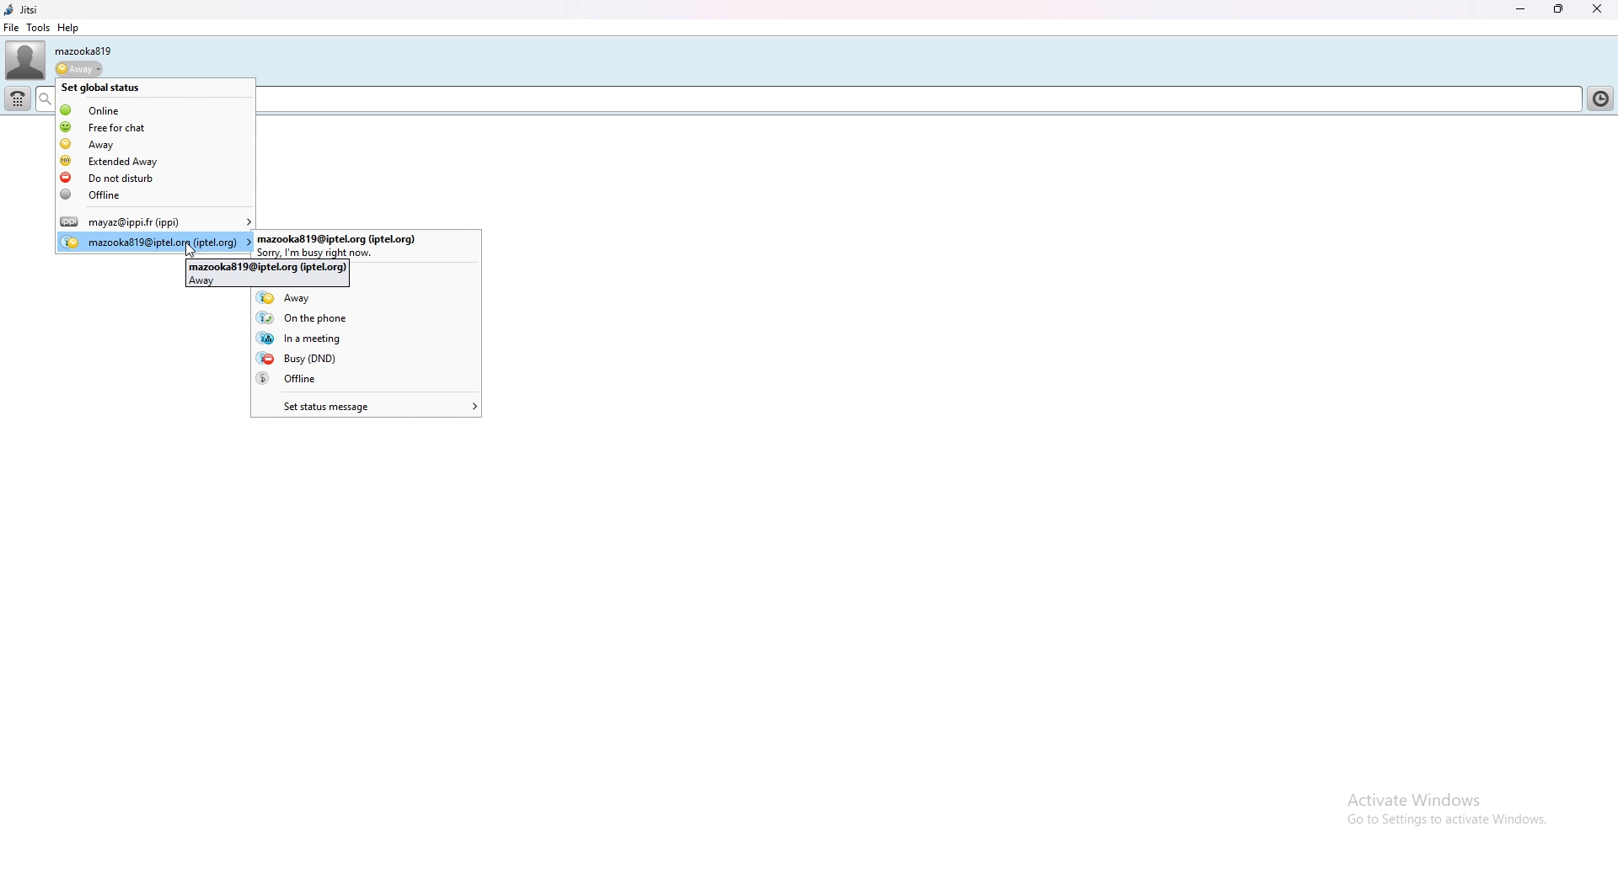 The width and height of the screenshot is (1618, 869). Describe the element at coordinates (1561, 8) in the screenshot. I see `resize` at that location.